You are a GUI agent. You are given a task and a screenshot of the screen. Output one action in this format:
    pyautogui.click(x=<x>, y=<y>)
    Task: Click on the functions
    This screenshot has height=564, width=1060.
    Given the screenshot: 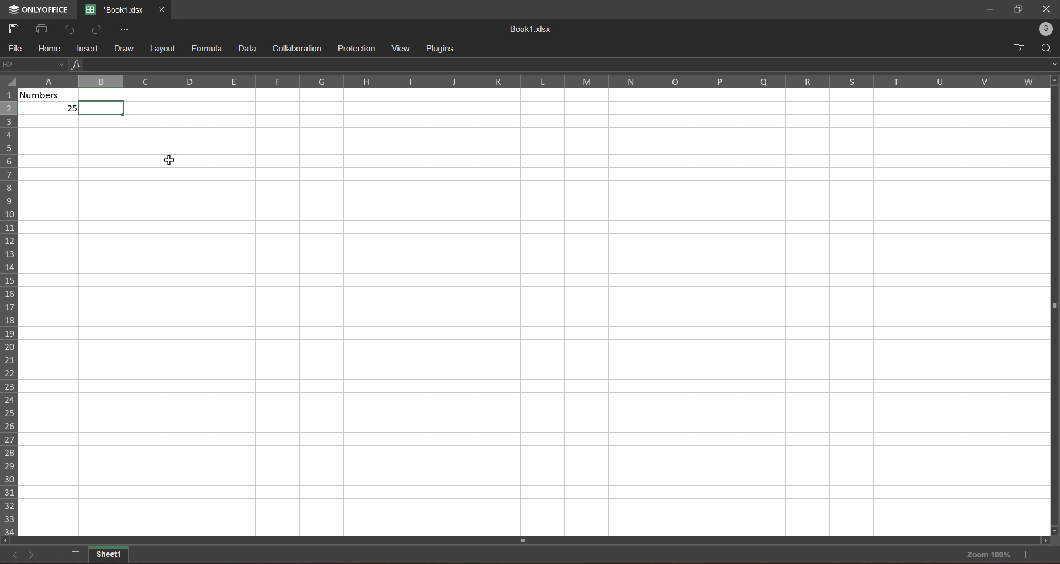 What is the action you would take?
    pyautogui.click(x=76, y=63)
    